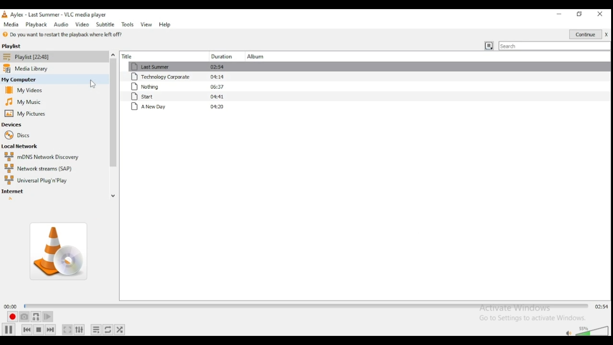 Image resolution: width=613 pixels, height=345 pixels. Describe the element at coordinates (36, 317) in the screenshot. I see `loop between point A and point B continuously. Click to add point A` at that location.